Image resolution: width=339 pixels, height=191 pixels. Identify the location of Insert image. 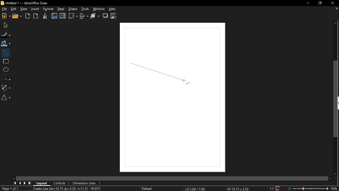
(55, 16).